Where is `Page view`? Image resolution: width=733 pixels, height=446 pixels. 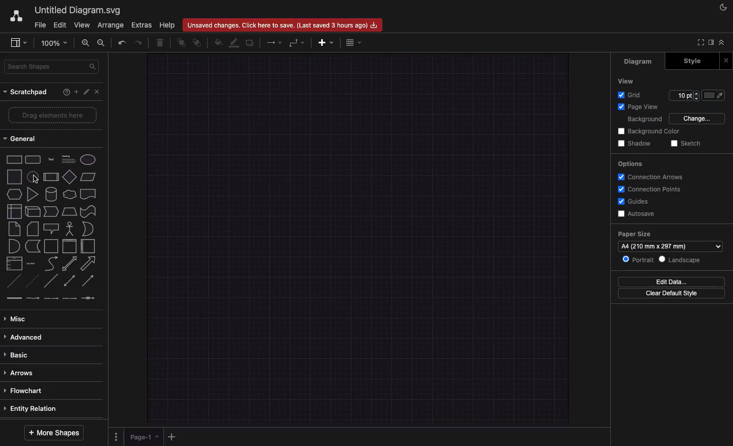
Page view is located at coordinates (638, 107).